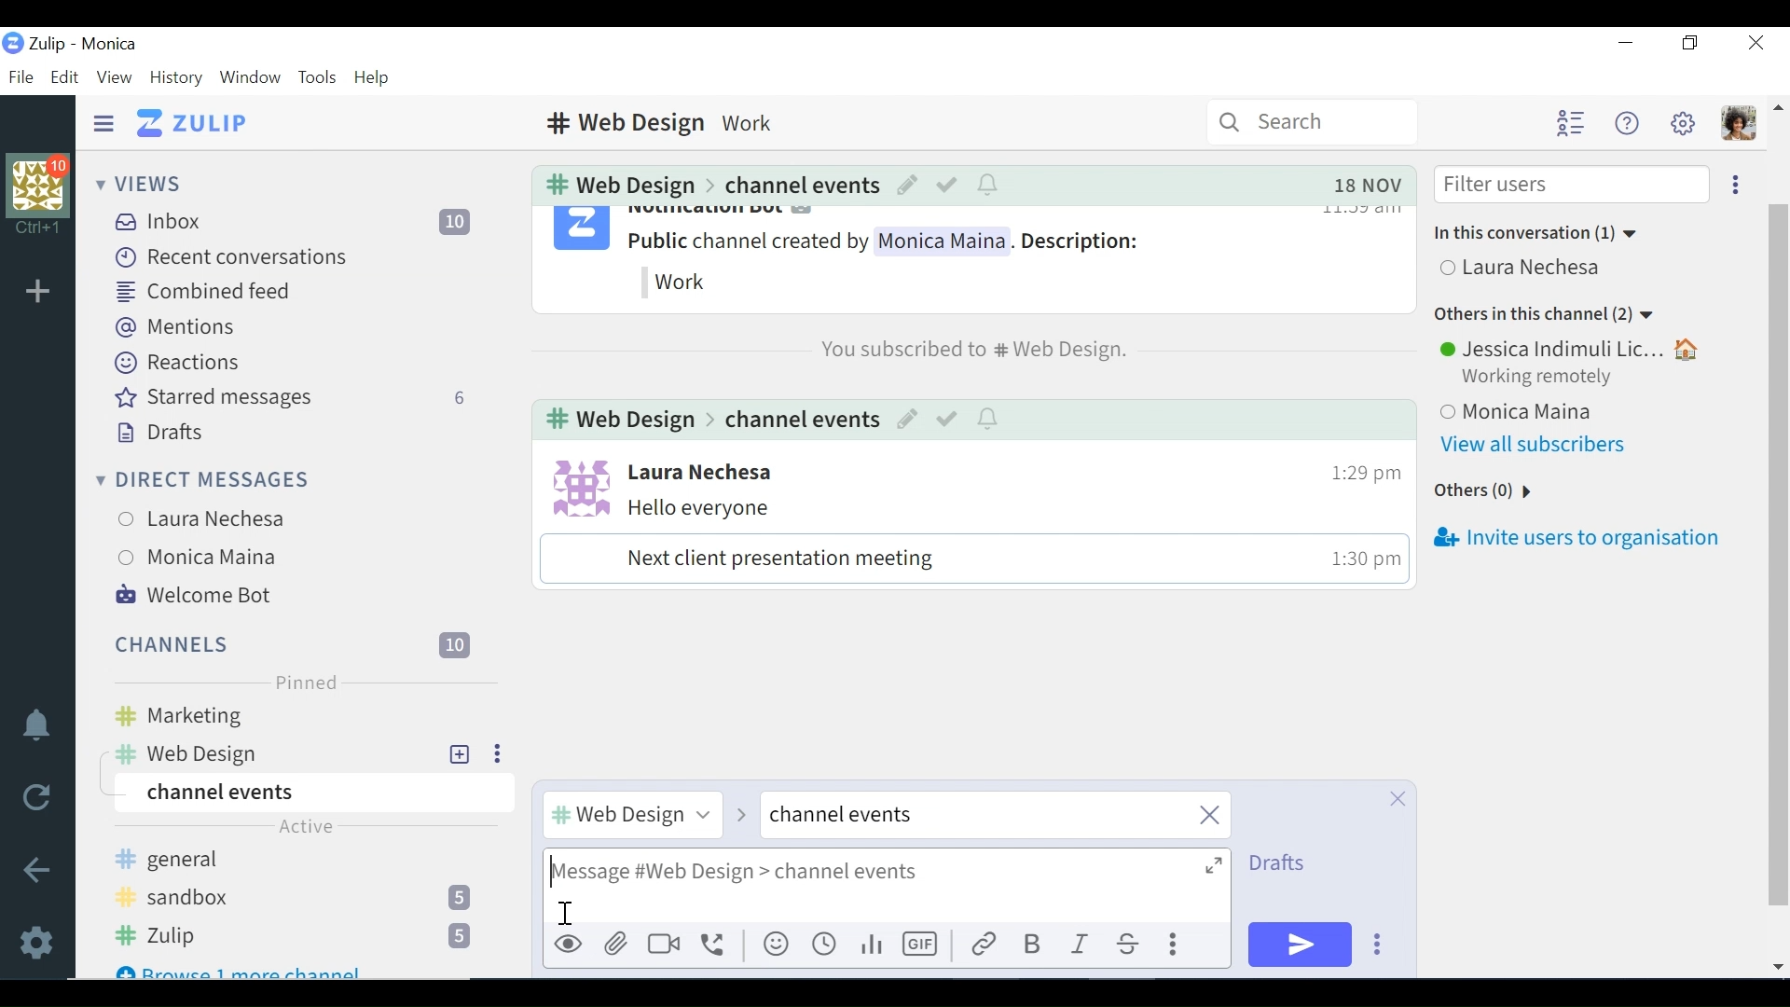 Image resolution: width=1790 pixels, height=1007 pixels. I want to click on Mark as resolved, so click(948, 184).